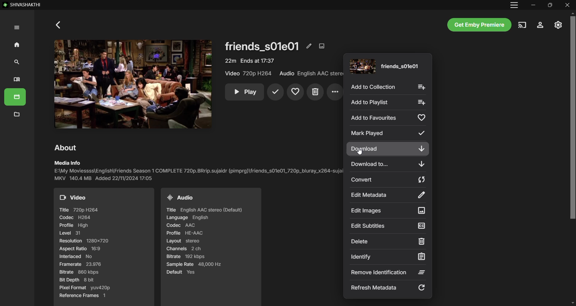  I want to click on Audio details, so click(210, 247).